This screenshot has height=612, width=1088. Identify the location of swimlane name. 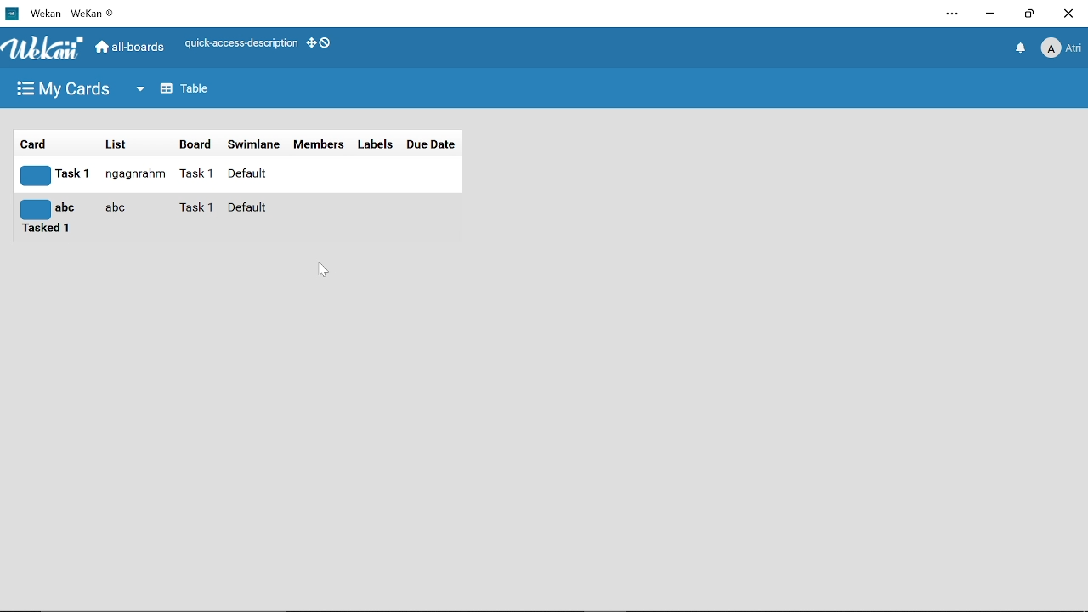
(247, 208).